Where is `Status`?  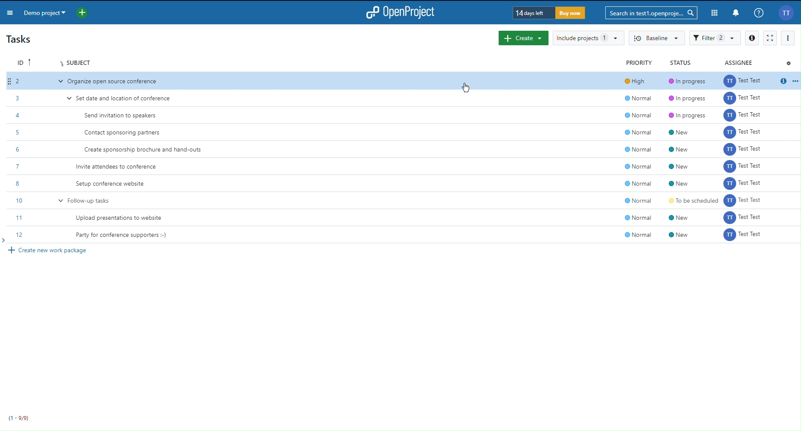 Status is located at coordinates (679, 63).